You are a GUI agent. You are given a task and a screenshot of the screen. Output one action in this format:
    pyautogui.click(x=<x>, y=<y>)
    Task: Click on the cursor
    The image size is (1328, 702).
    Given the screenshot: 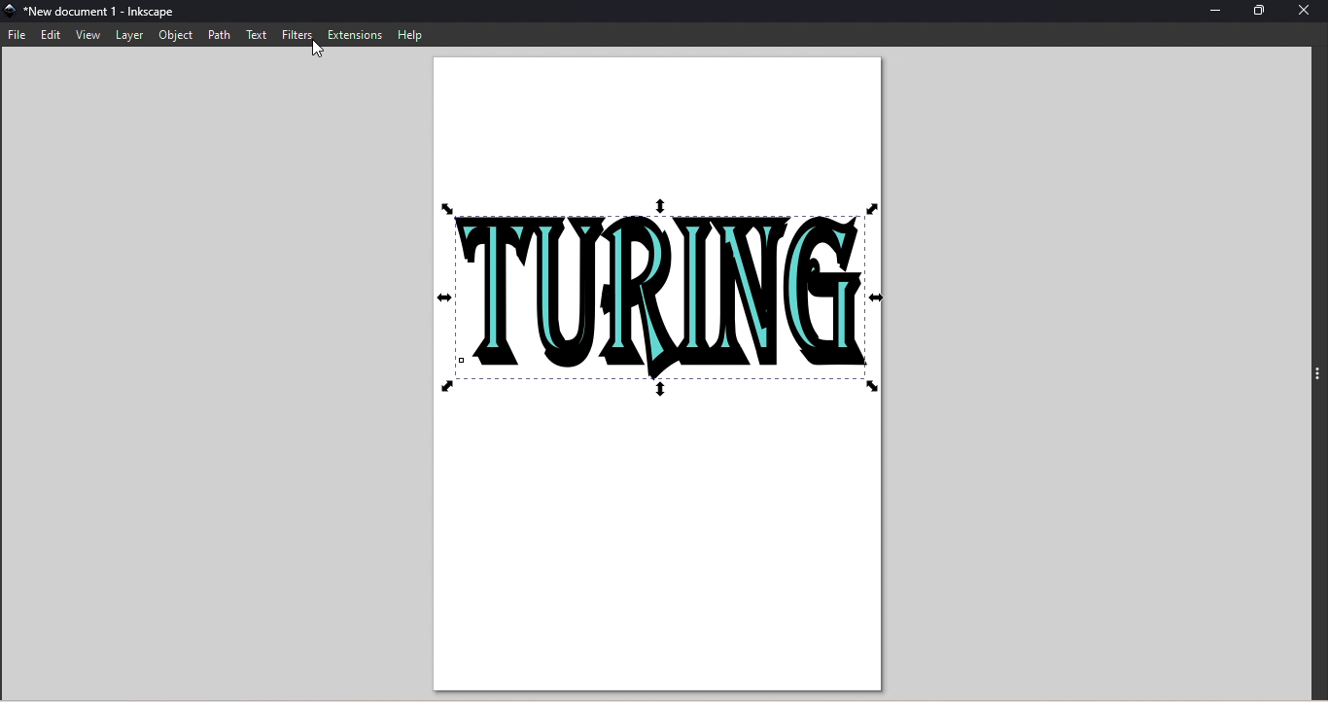 What is the action you would take?
    pyautogui.click(x=324, y=52)
    